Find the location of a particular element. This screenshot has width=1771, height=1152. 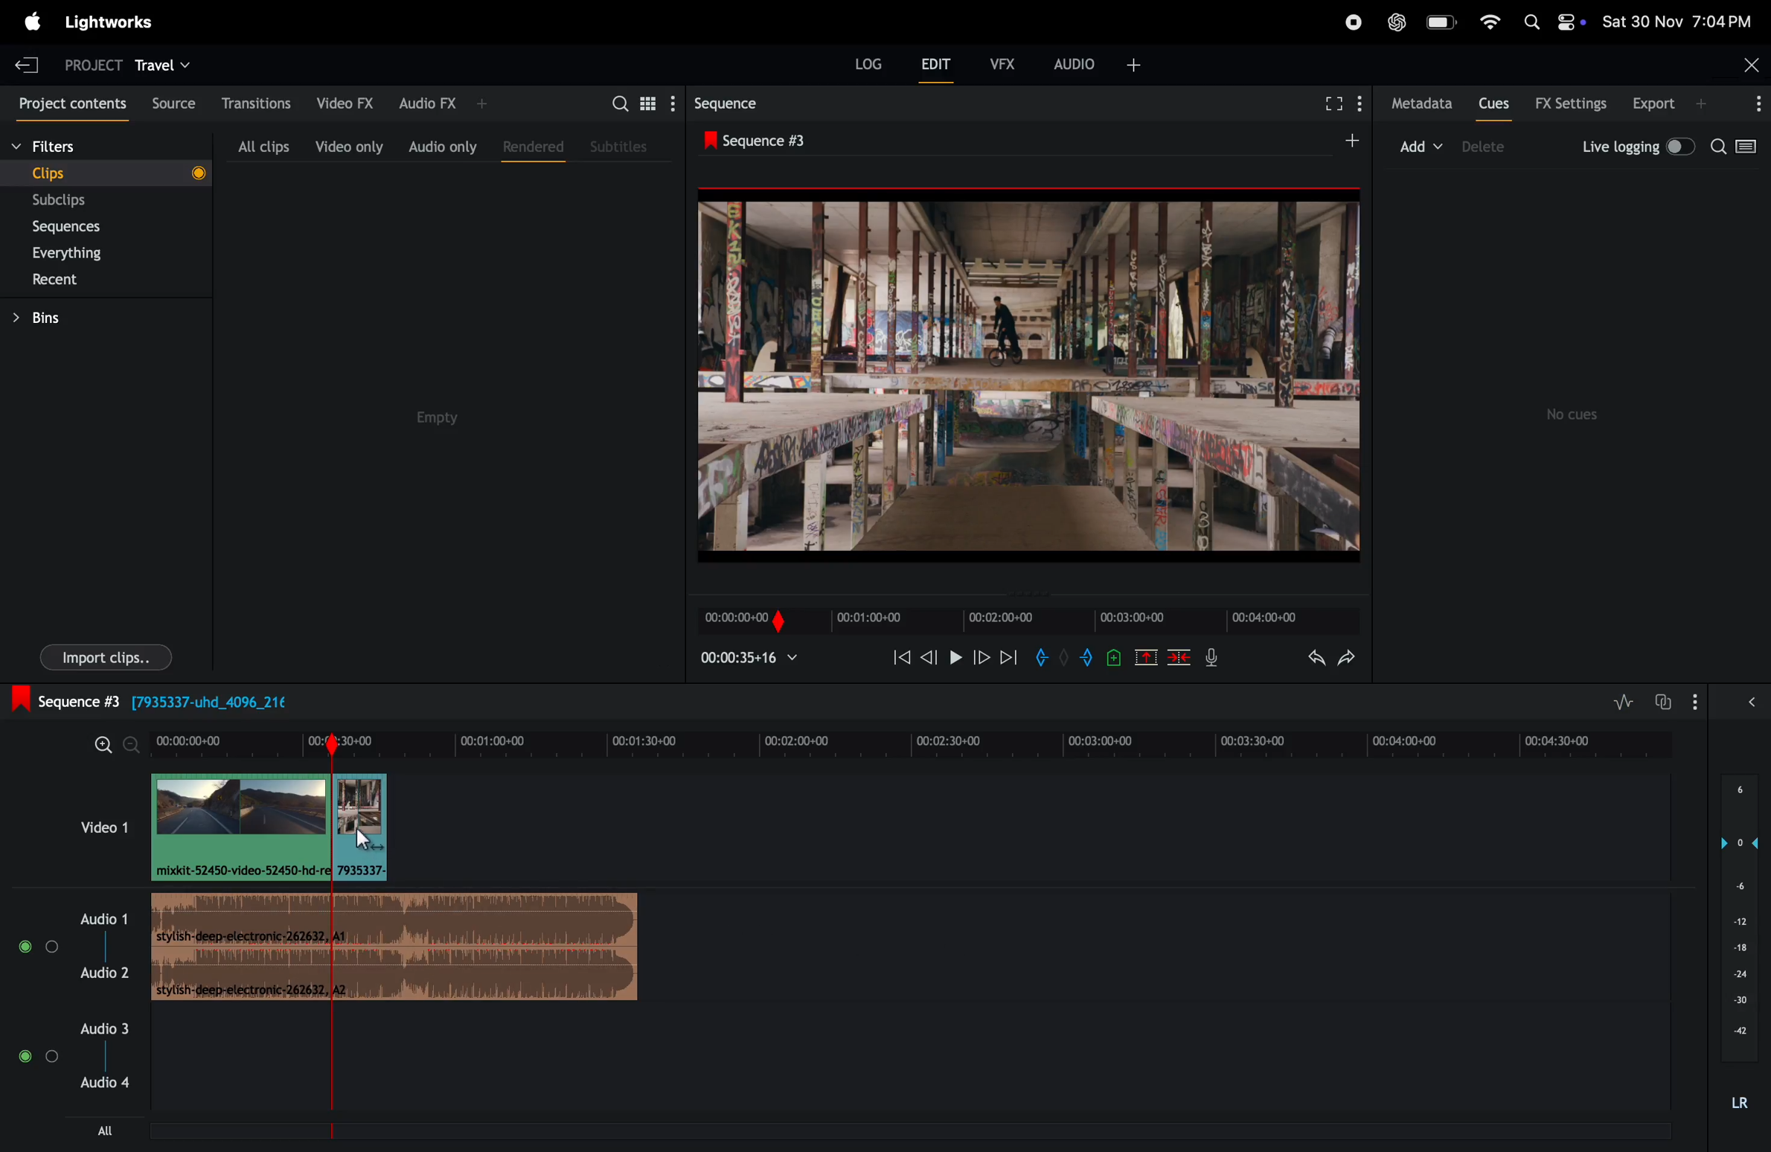

add is located at coordinates (1344, 141).